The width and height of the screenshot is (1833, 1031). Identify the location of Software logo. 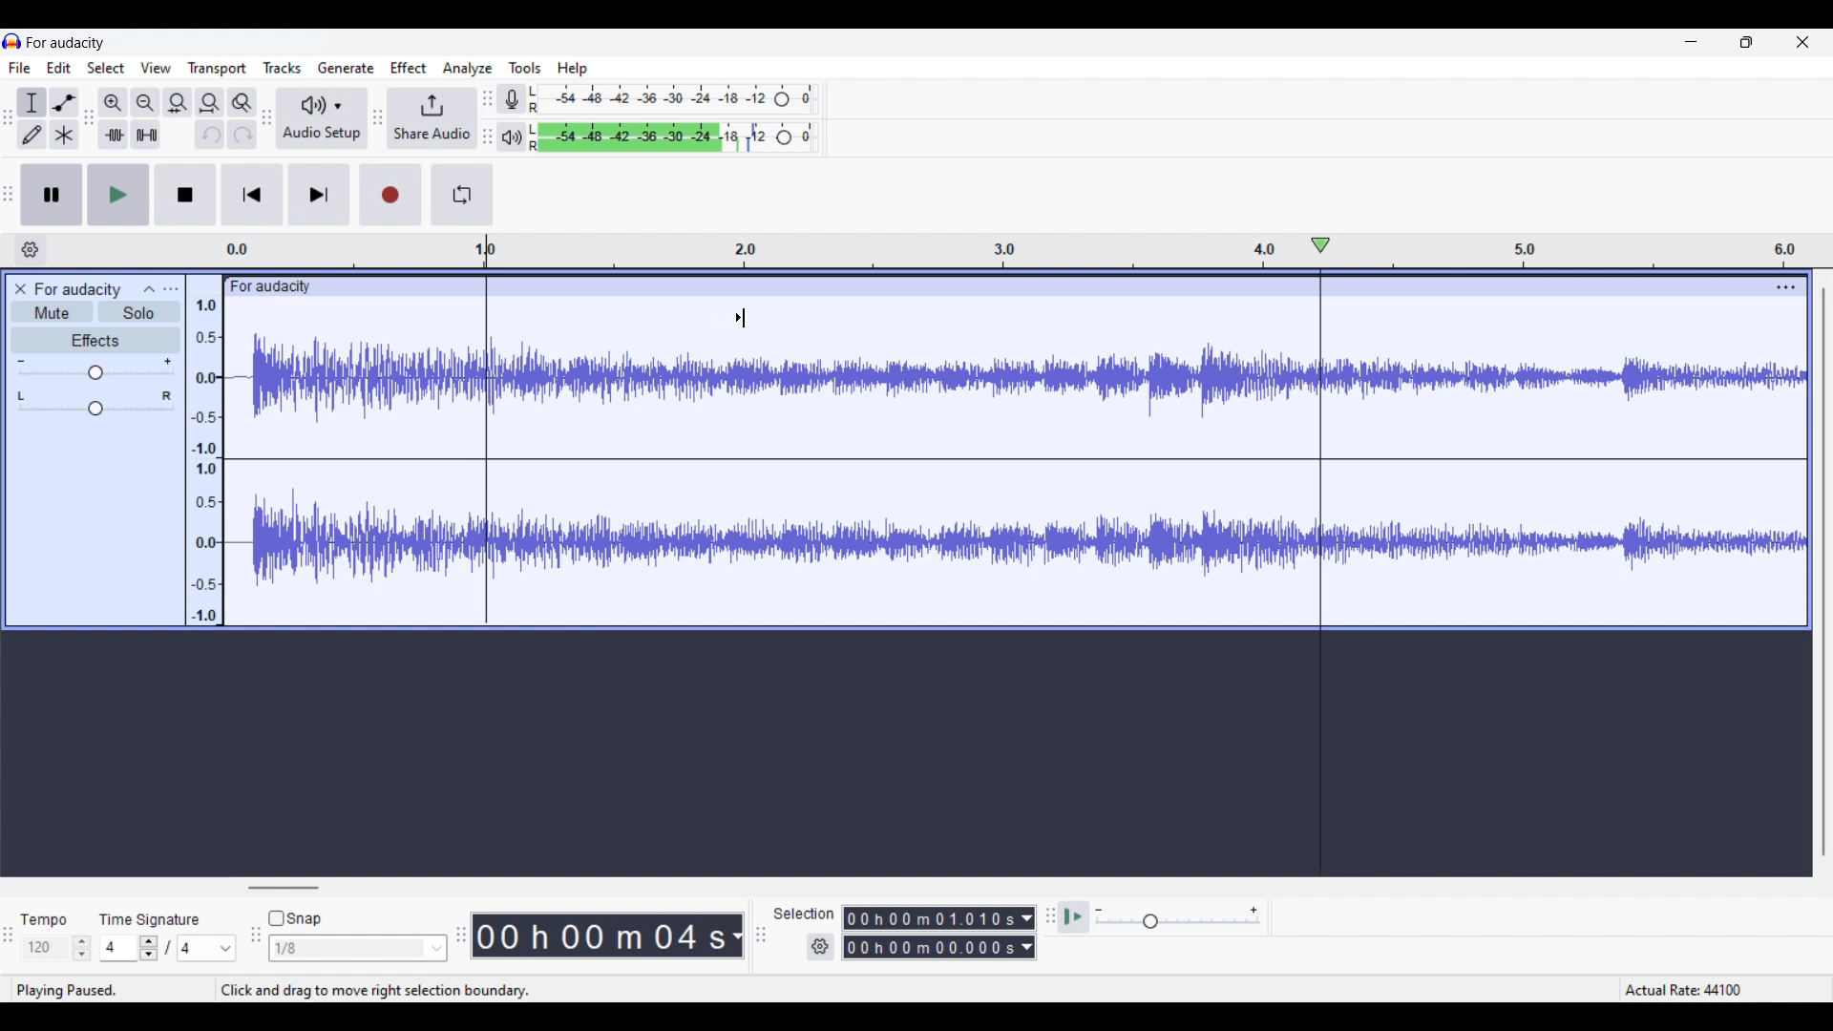
(12, 41).